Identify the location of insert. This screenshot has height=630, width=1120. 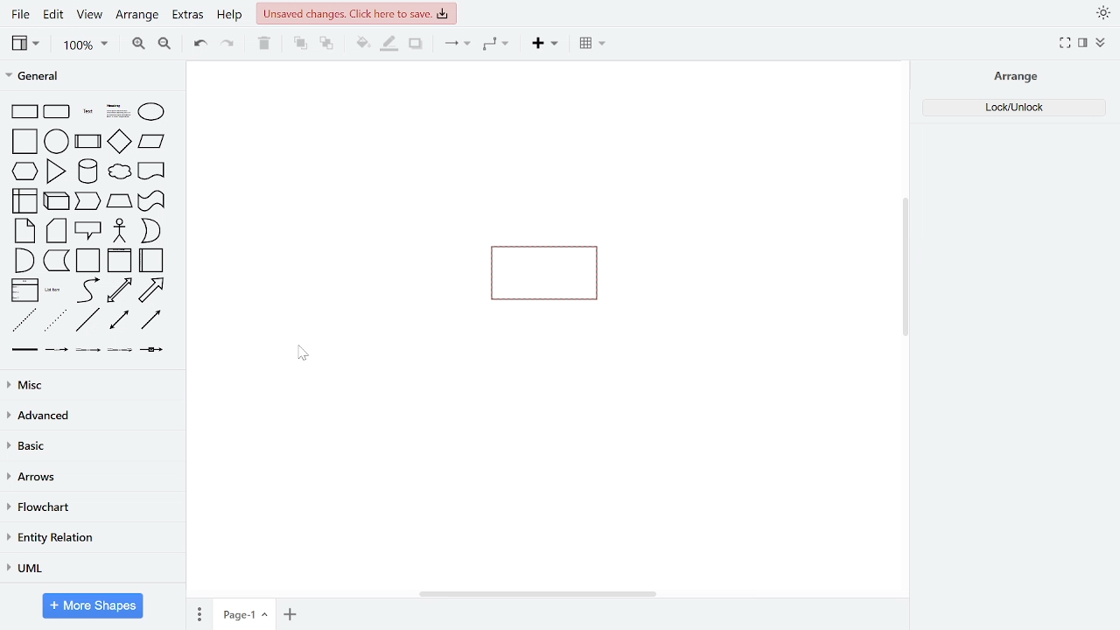
(593, 45).